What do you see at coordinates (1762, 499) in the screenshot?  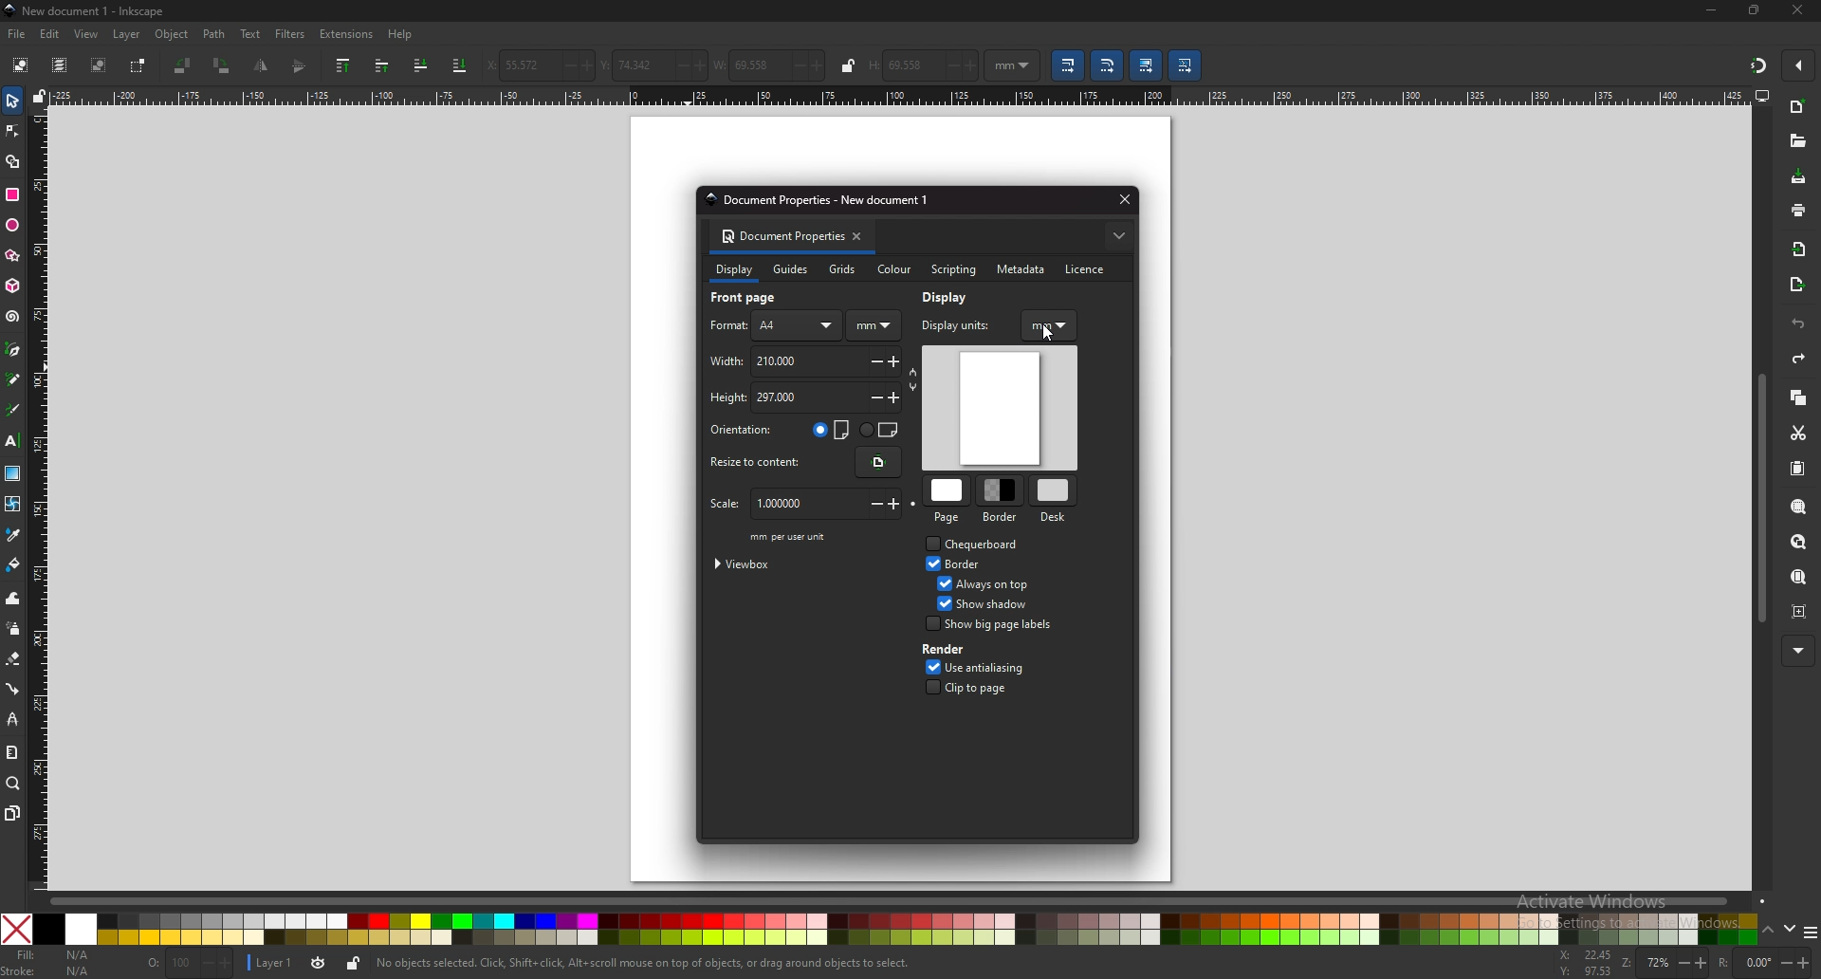 I see `scroll bar` at bounding box center [1762, 499].